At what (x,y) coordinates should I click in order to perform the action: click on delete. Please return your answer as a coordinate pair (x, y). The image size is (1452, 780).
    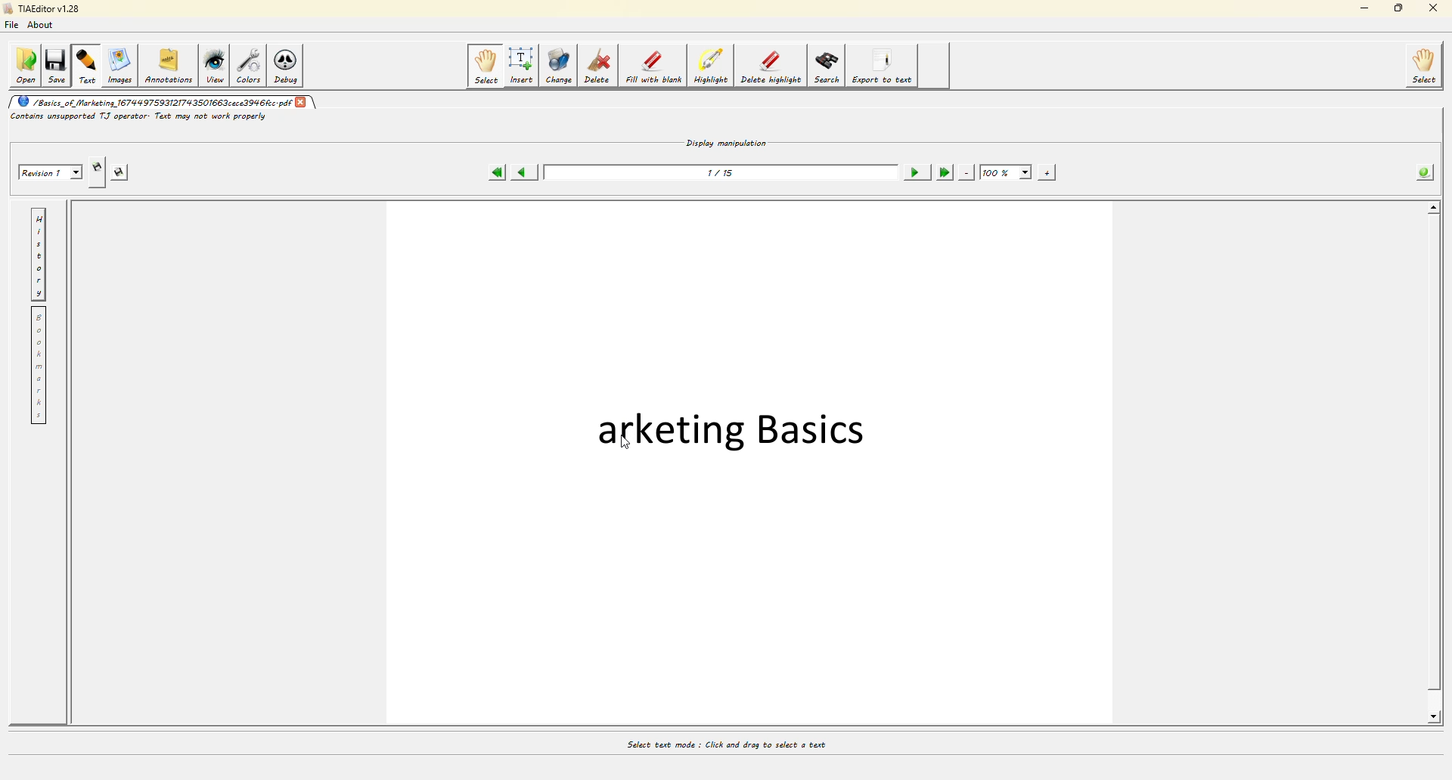
    Looking at the image, I should click on (597, 65).